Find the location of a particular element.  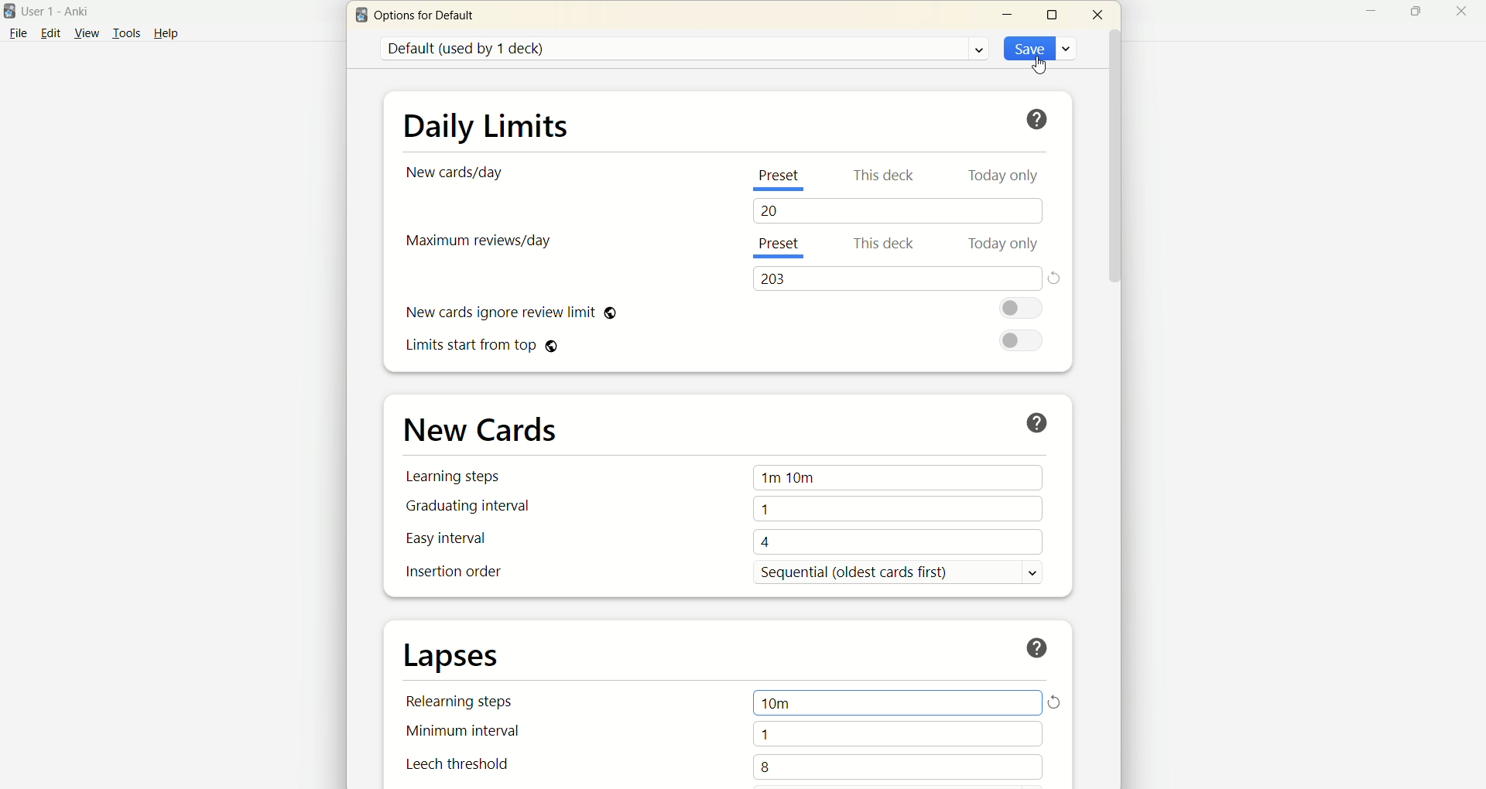

maximize is located at coordinates (1053, 14).